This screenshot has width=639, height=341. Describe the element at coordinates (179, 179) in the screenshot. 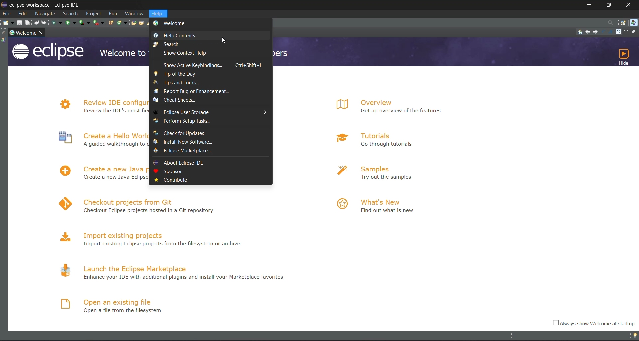

I see `contribute` at that location.